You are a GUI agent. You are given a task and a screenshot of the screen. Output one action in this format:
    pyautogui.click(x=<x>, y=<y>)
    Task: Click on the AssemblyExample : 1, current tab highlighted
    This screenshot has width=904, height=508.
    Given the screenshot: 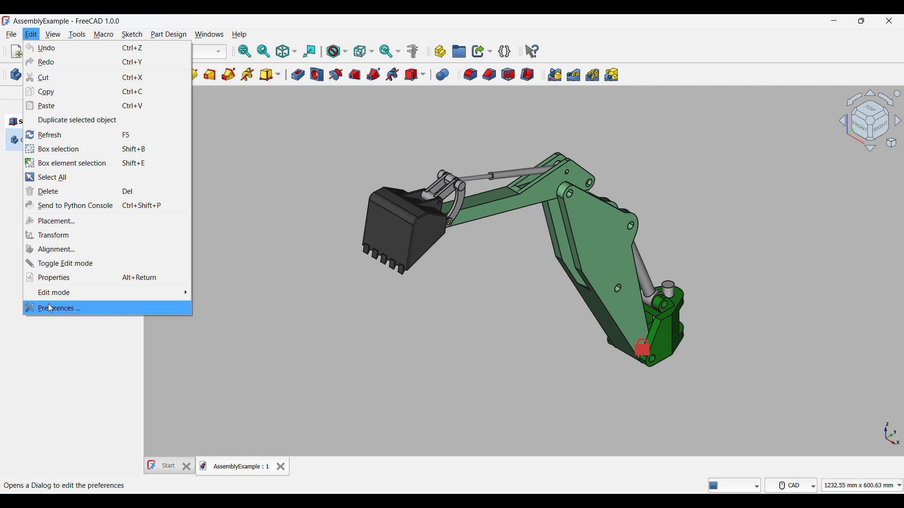 What is the action you would take?
    pyautogui.click(x=235, y=466)
    